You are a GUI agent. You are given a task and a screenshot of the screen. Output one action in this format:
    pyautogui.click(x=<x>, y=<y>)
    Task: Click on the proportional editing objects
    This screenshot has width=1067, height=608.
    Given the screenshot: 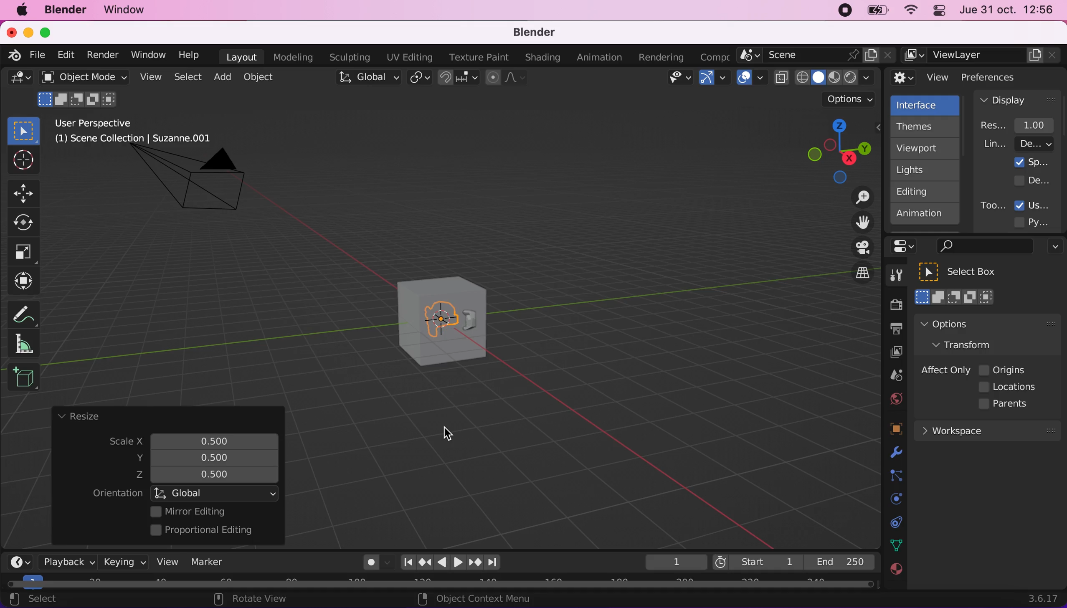 What is the action you would take?
    pyautogui.click(x=507, y=79)
    